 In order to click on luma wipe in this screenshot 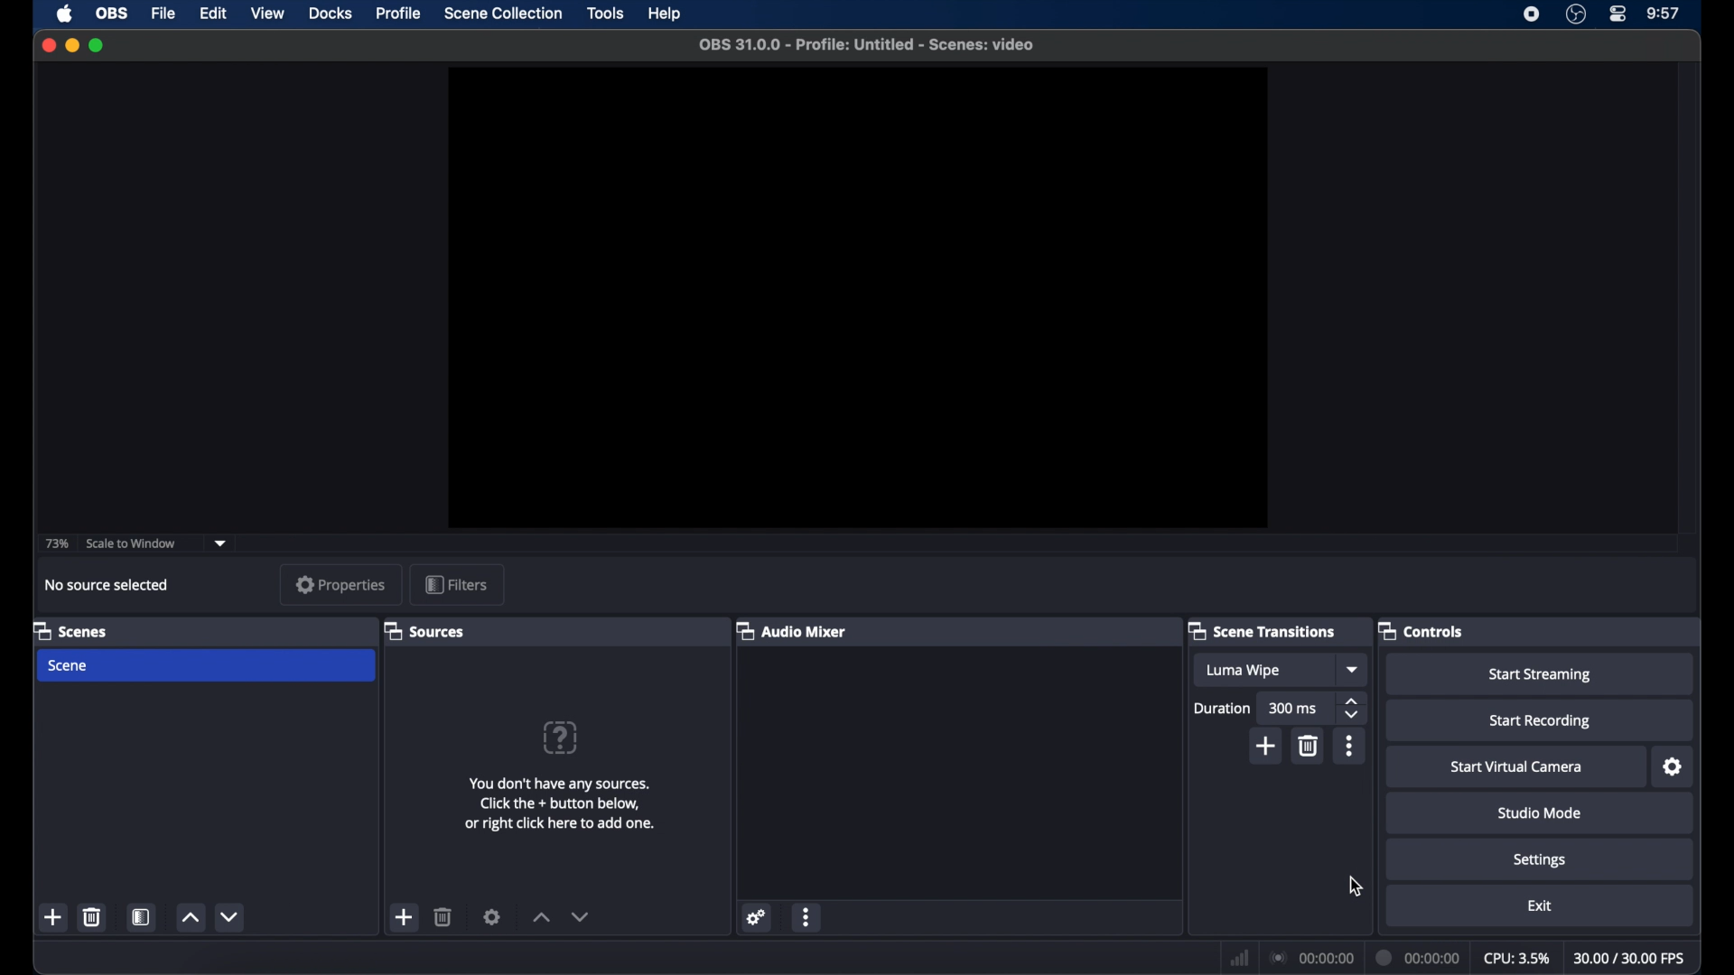, I will do `click(1242, 670)`.